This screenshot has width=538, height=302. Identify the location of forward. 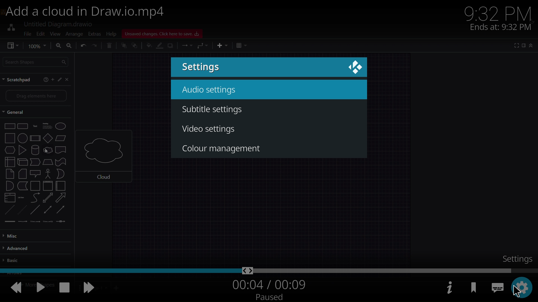
(90, 289).